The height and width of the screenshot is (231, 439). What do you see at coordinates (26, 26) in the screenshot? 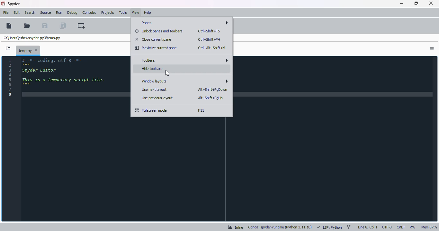
I see `open file` at bounding box center [26, 26].